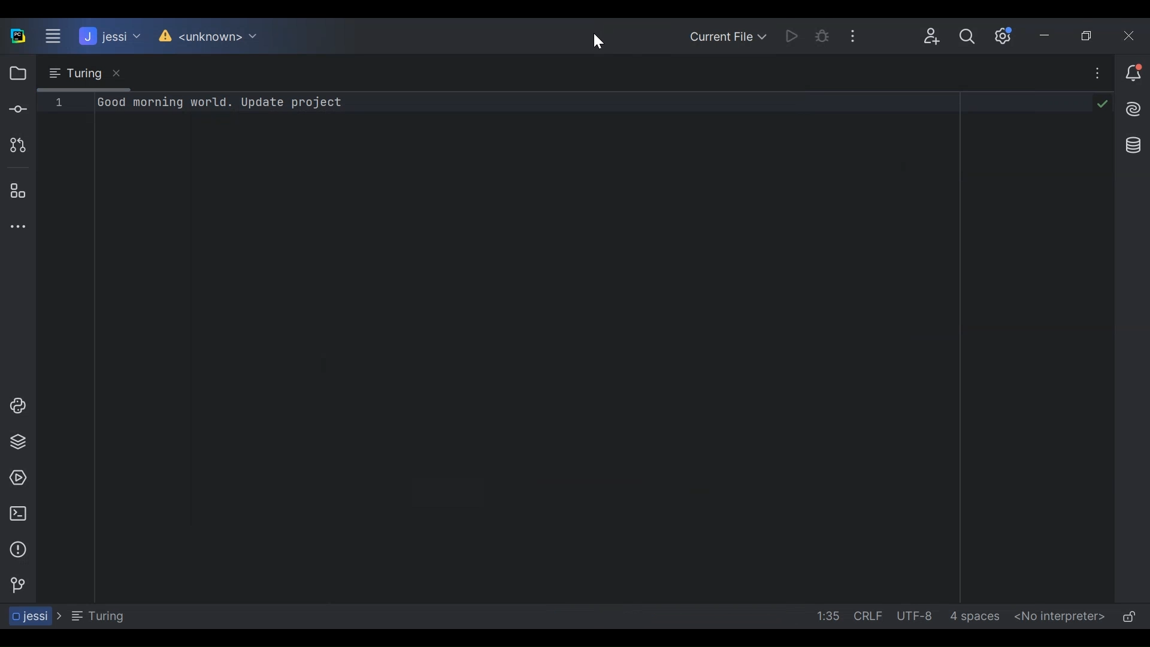  I want to click on Cursor, so click(595, 40).